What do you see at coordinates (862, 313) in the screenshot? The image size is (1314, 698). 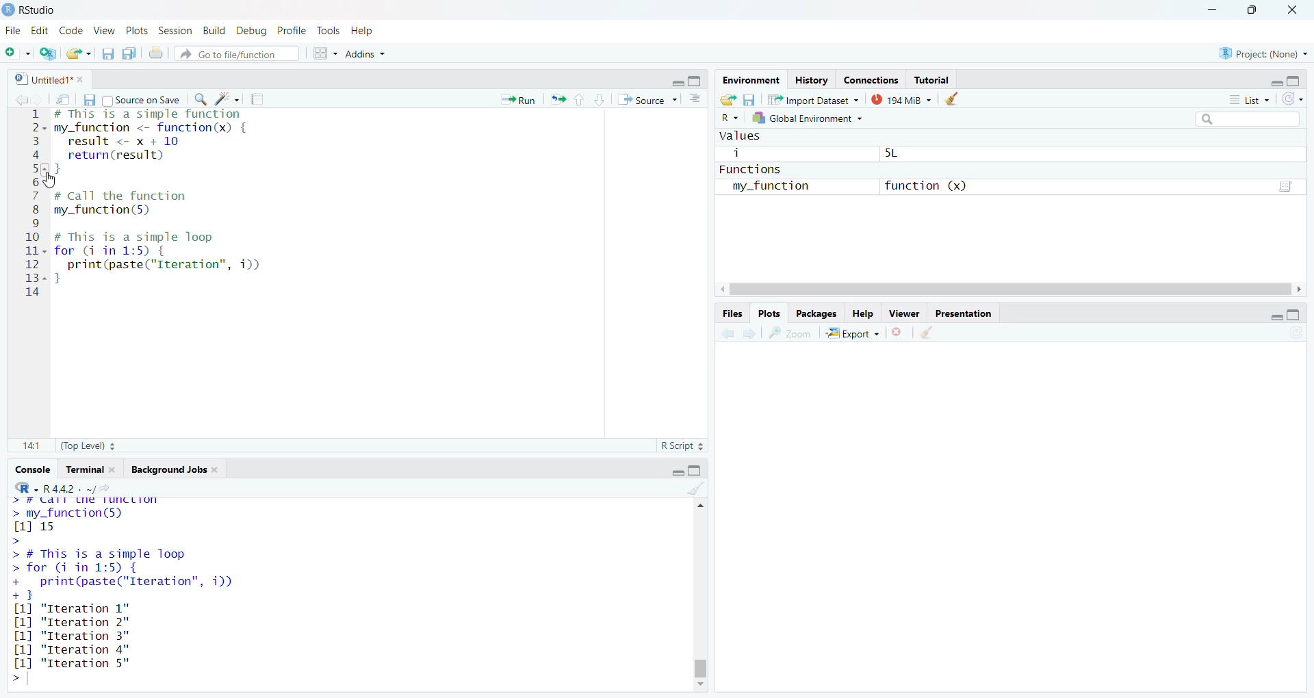 I see `help` at bounding box center [862, 313].